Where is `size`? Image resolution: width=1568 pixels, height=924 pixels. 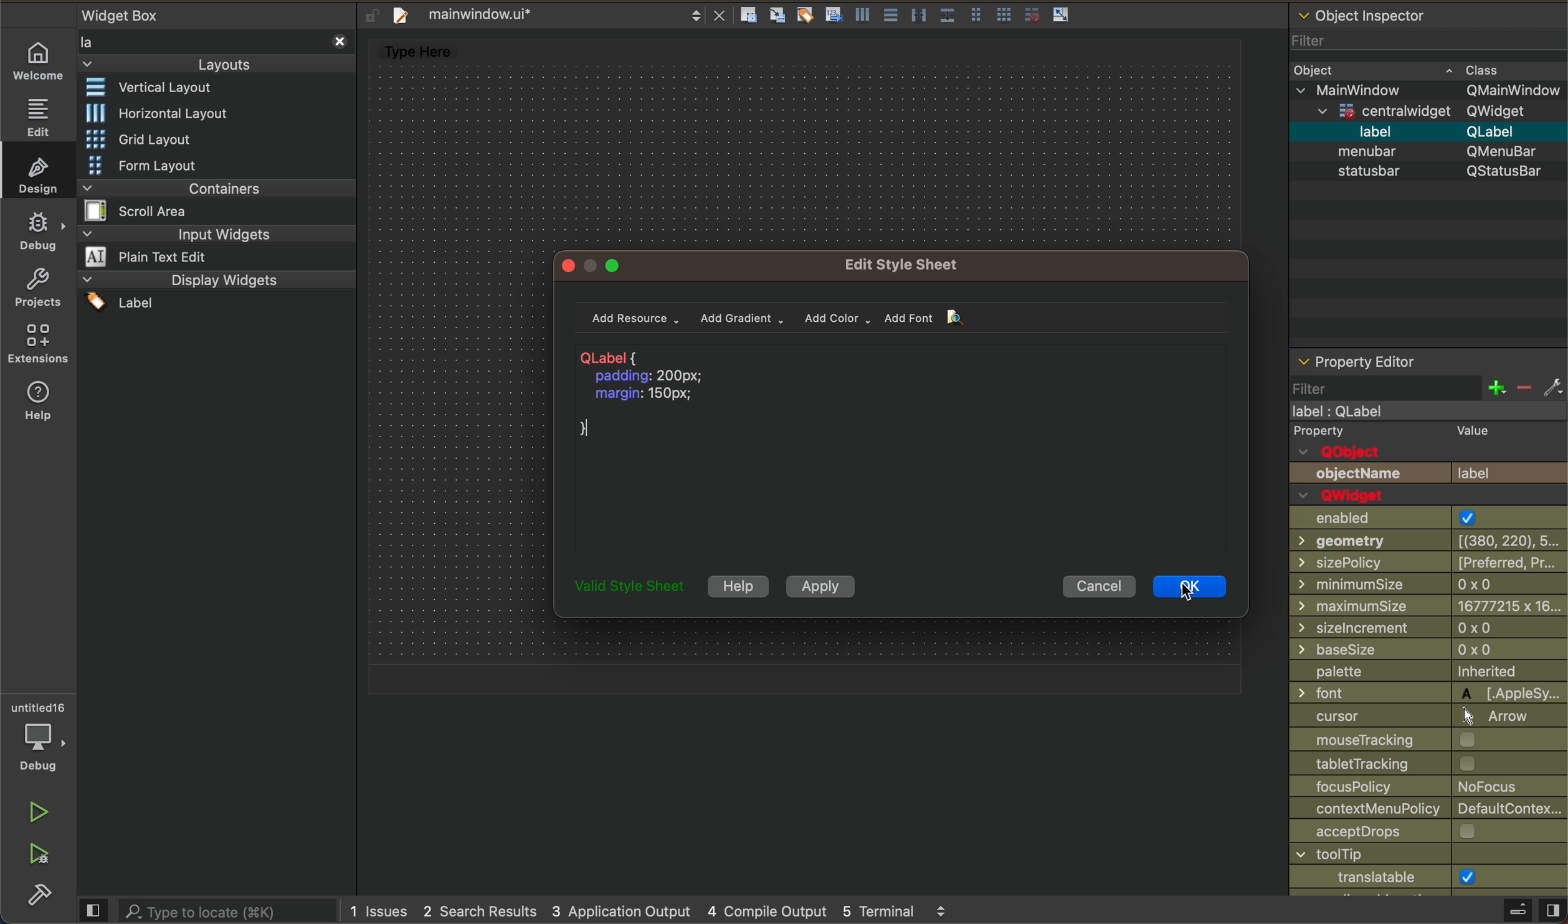 size is located at coordinates (1428, 629).